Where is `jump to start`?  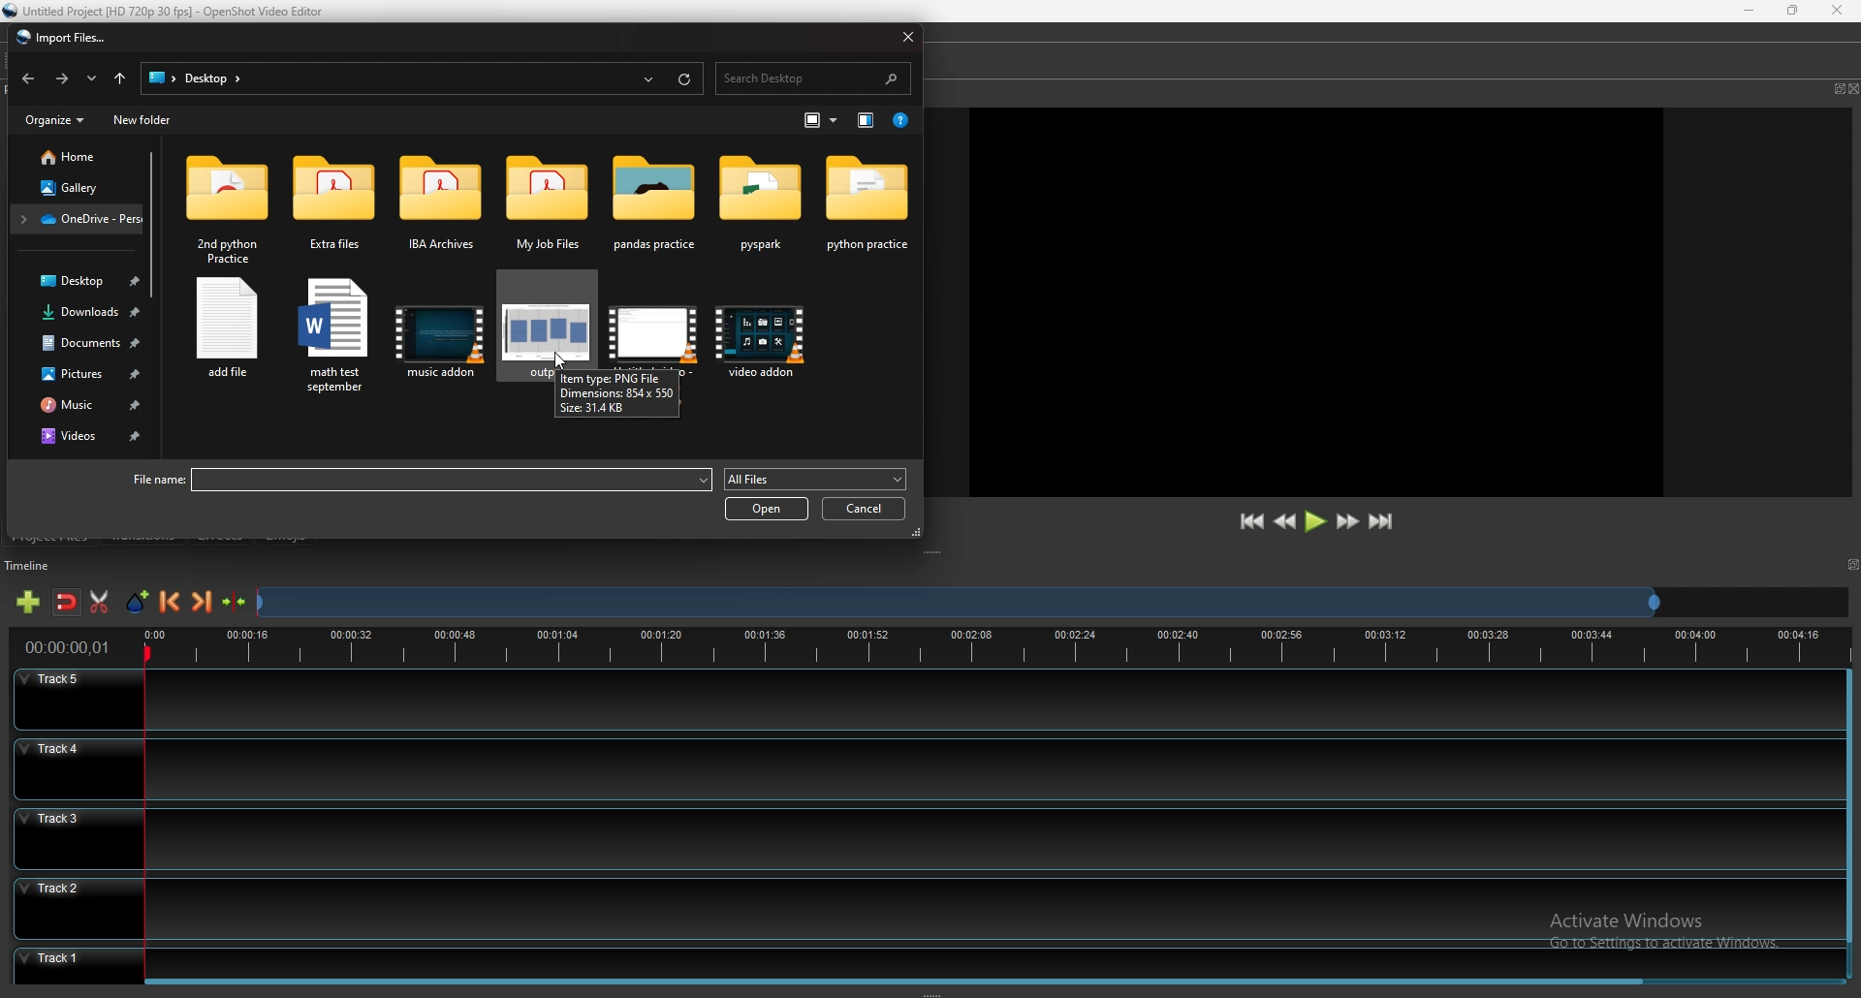 jump to start is located at coordinates (1250, 521).